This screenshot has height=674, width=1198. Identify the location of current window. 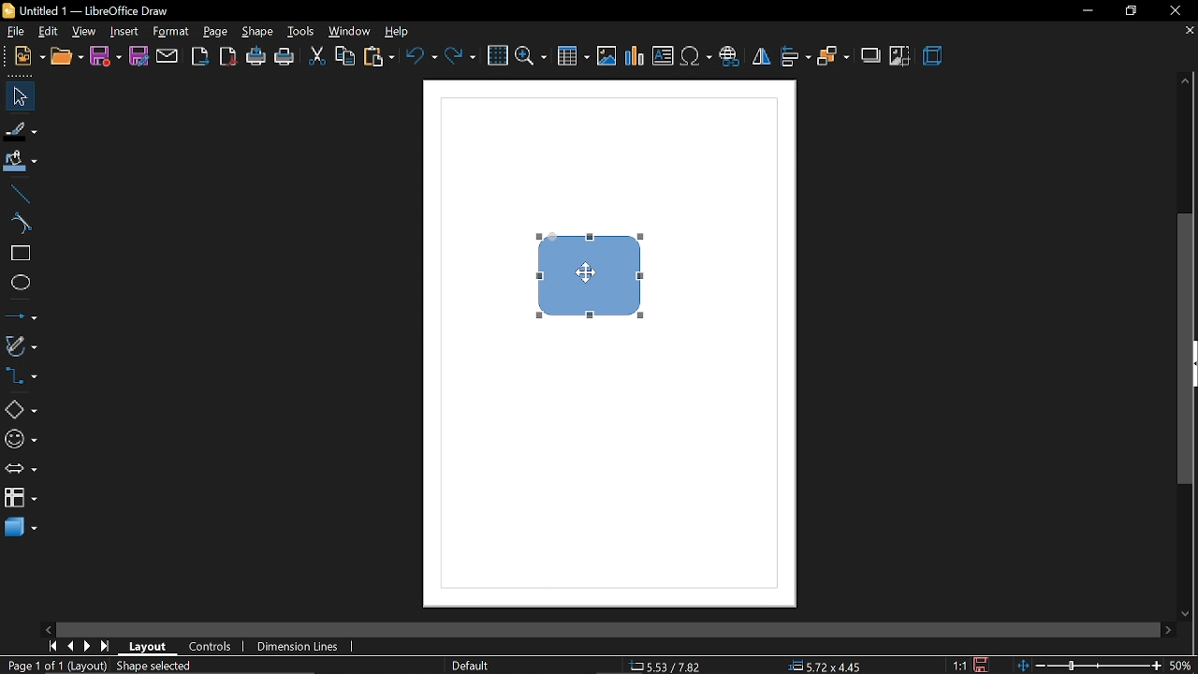
(87, 10).